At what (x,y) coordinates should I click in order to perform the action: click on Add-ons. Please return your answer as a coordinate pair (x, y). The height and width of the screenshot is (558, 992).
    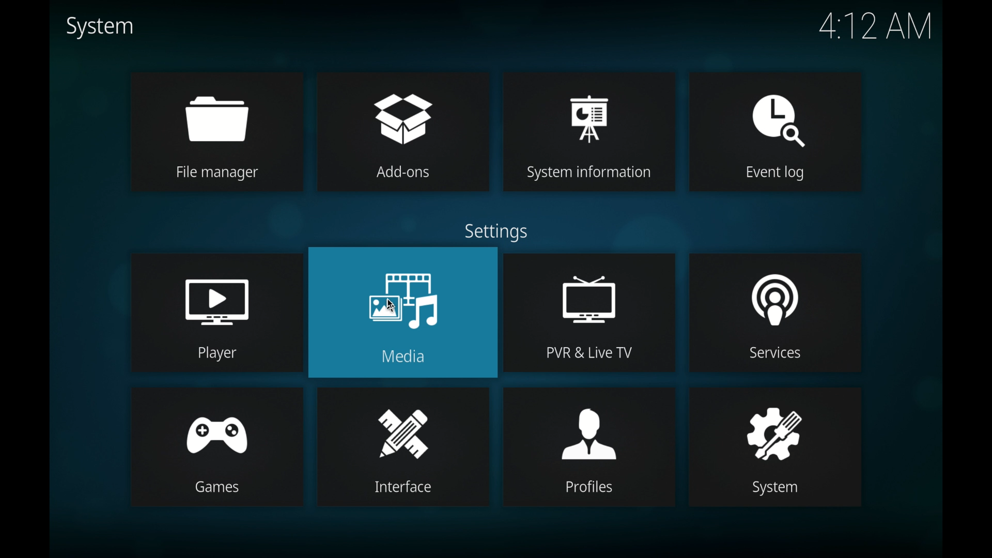
    Looking at the image, I should click on (407, 176).